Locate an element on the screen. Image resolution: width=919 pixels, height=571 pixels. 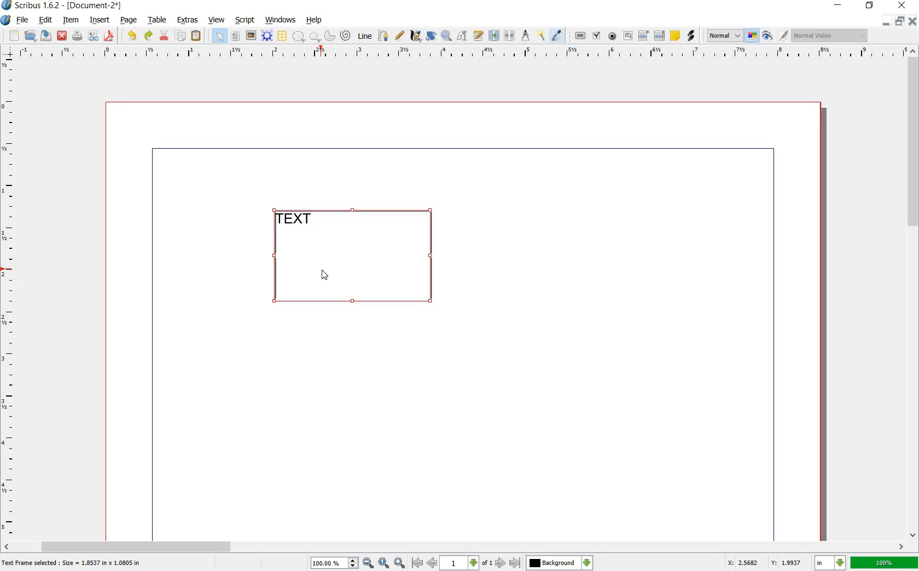
logo is located at coordinates (7, 6).